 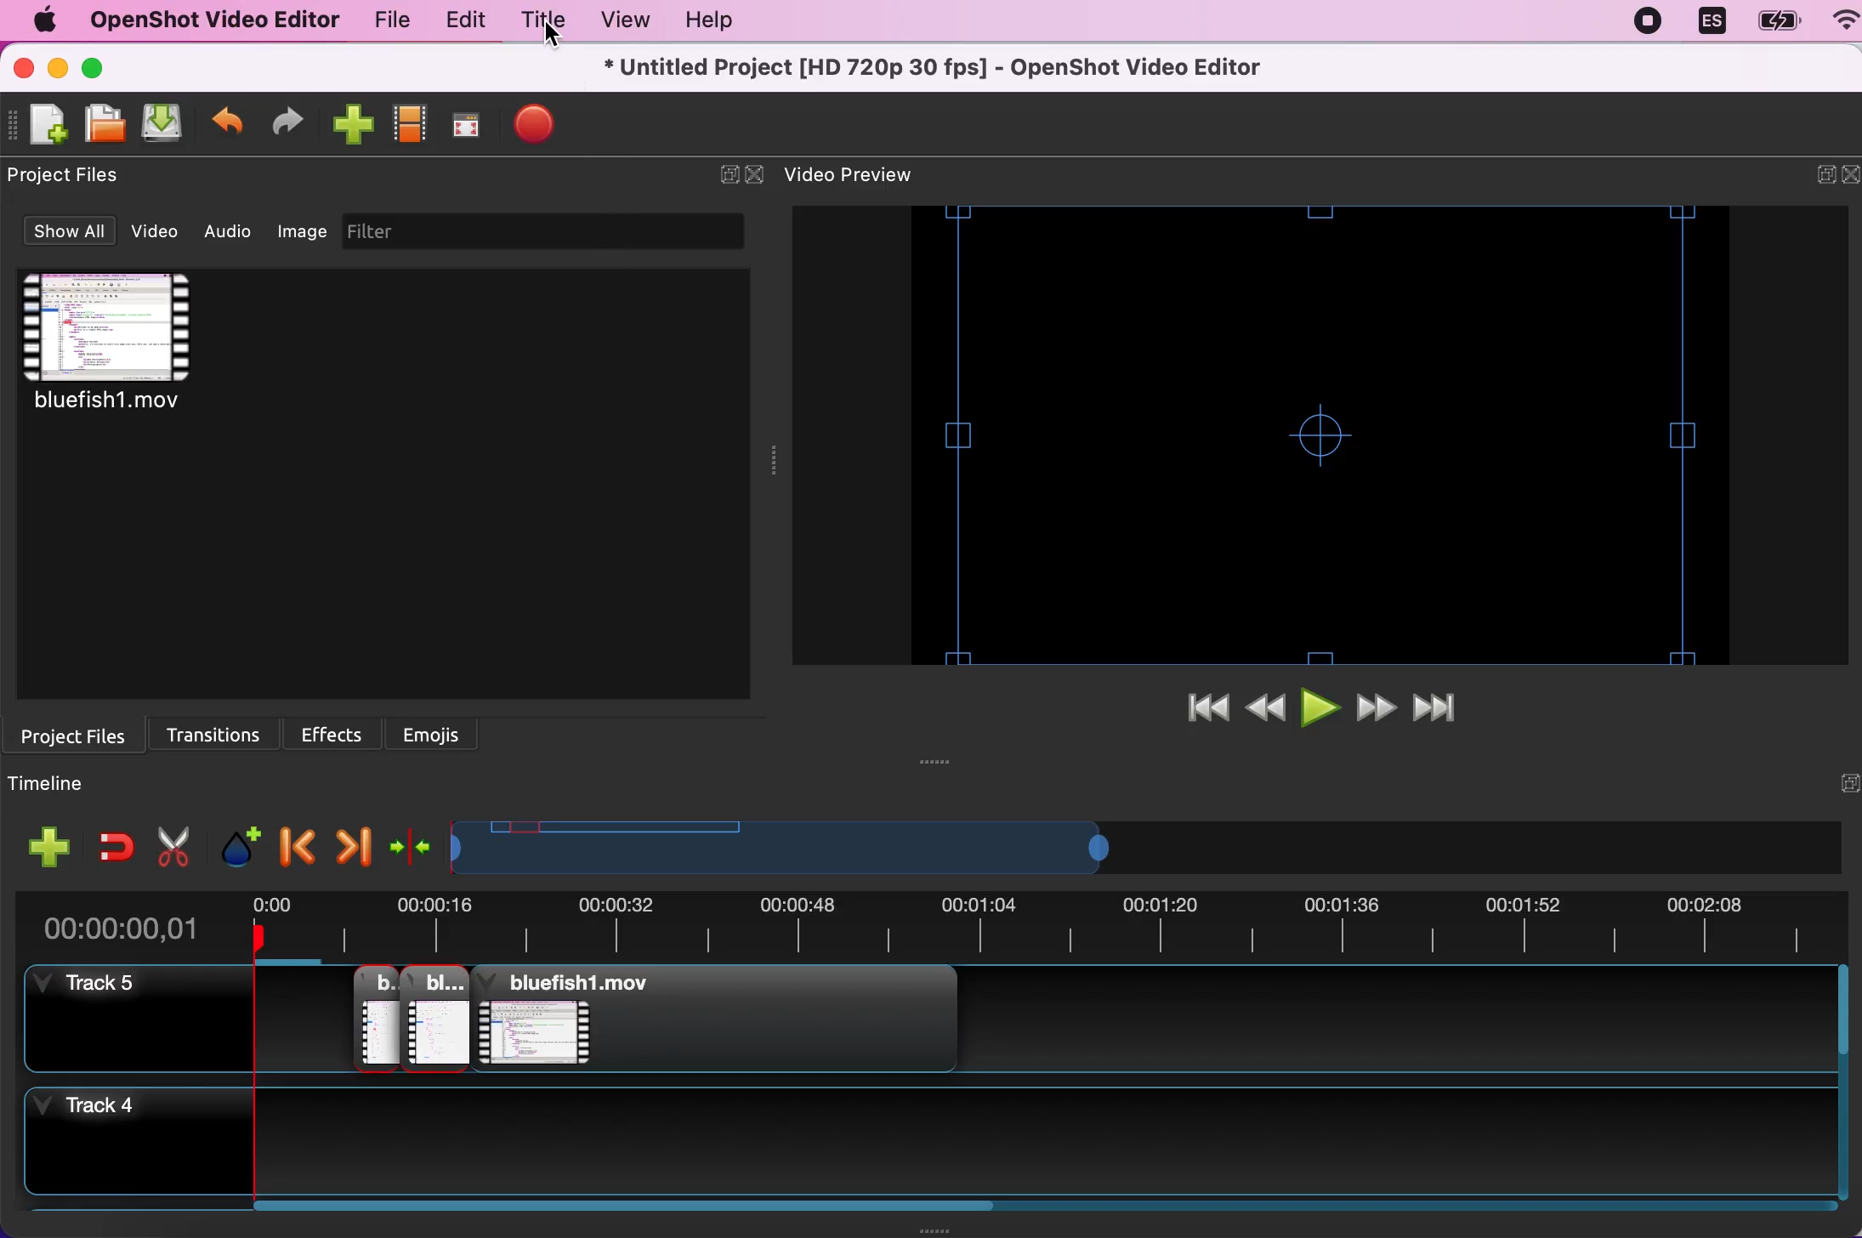 What do you see at coordinates (338, 730) in the screenshot?
I see `effects` at bounding box center [338, 730].